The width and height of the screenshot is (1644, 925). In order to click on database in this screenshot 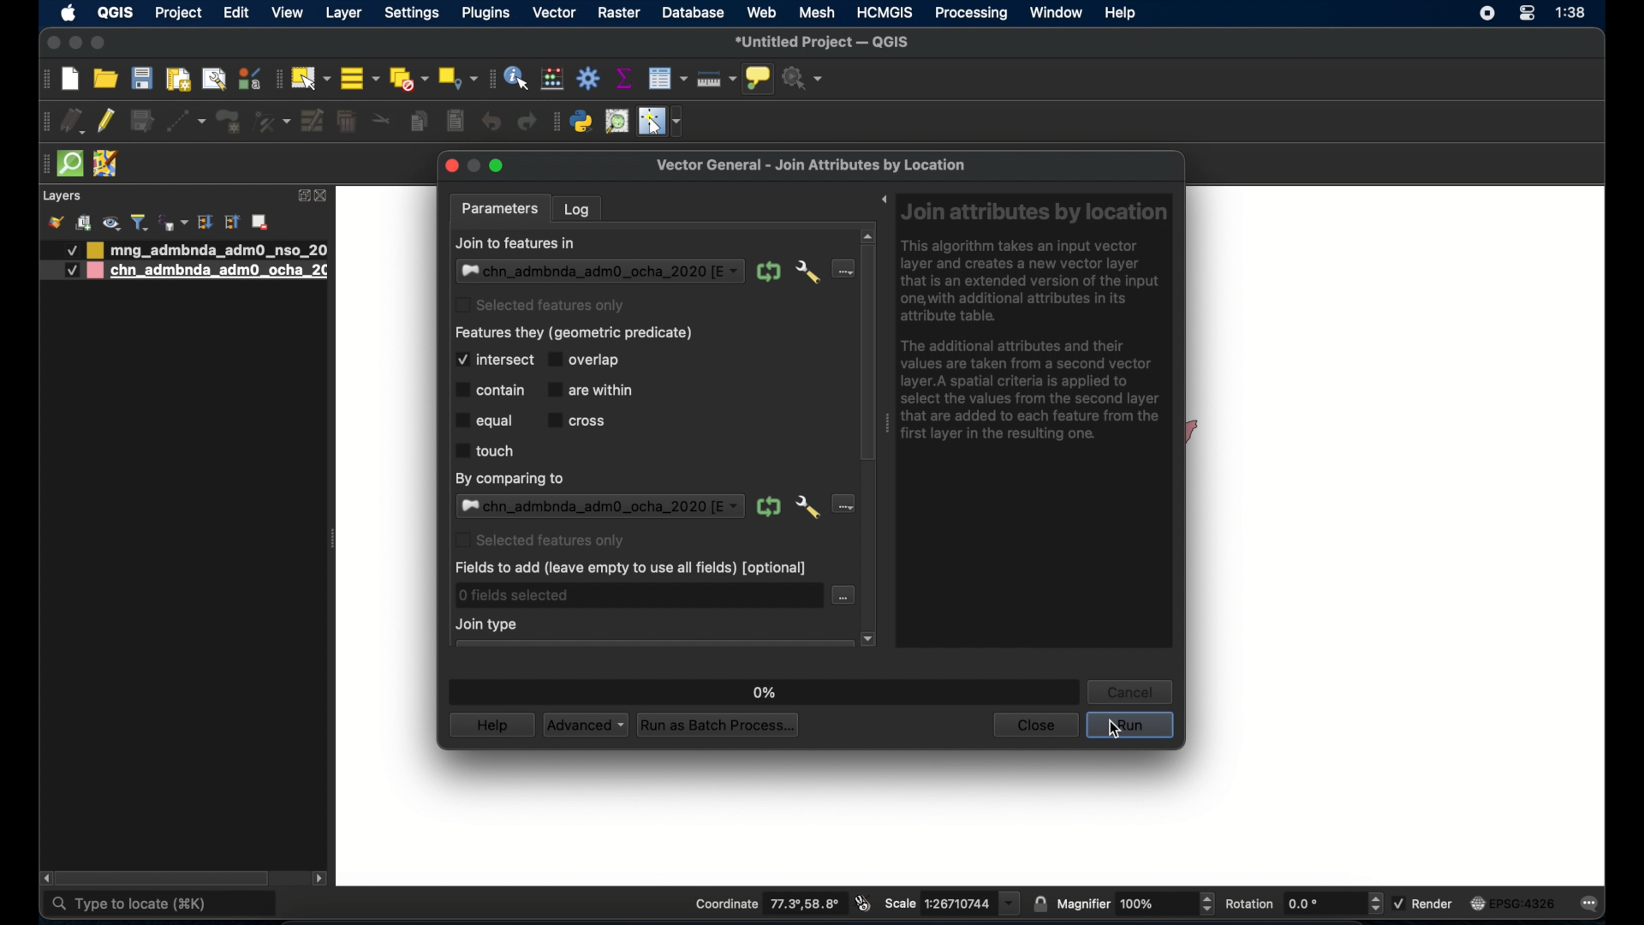, I will do `click(694, 14)`.